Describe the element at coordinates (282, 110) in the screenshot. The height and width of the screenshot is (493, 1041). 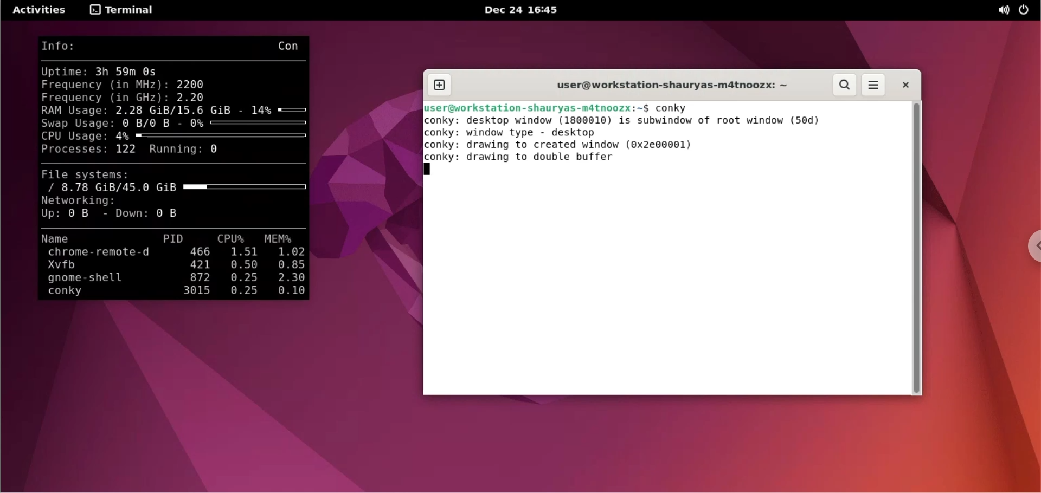
I see `14%` at that location.